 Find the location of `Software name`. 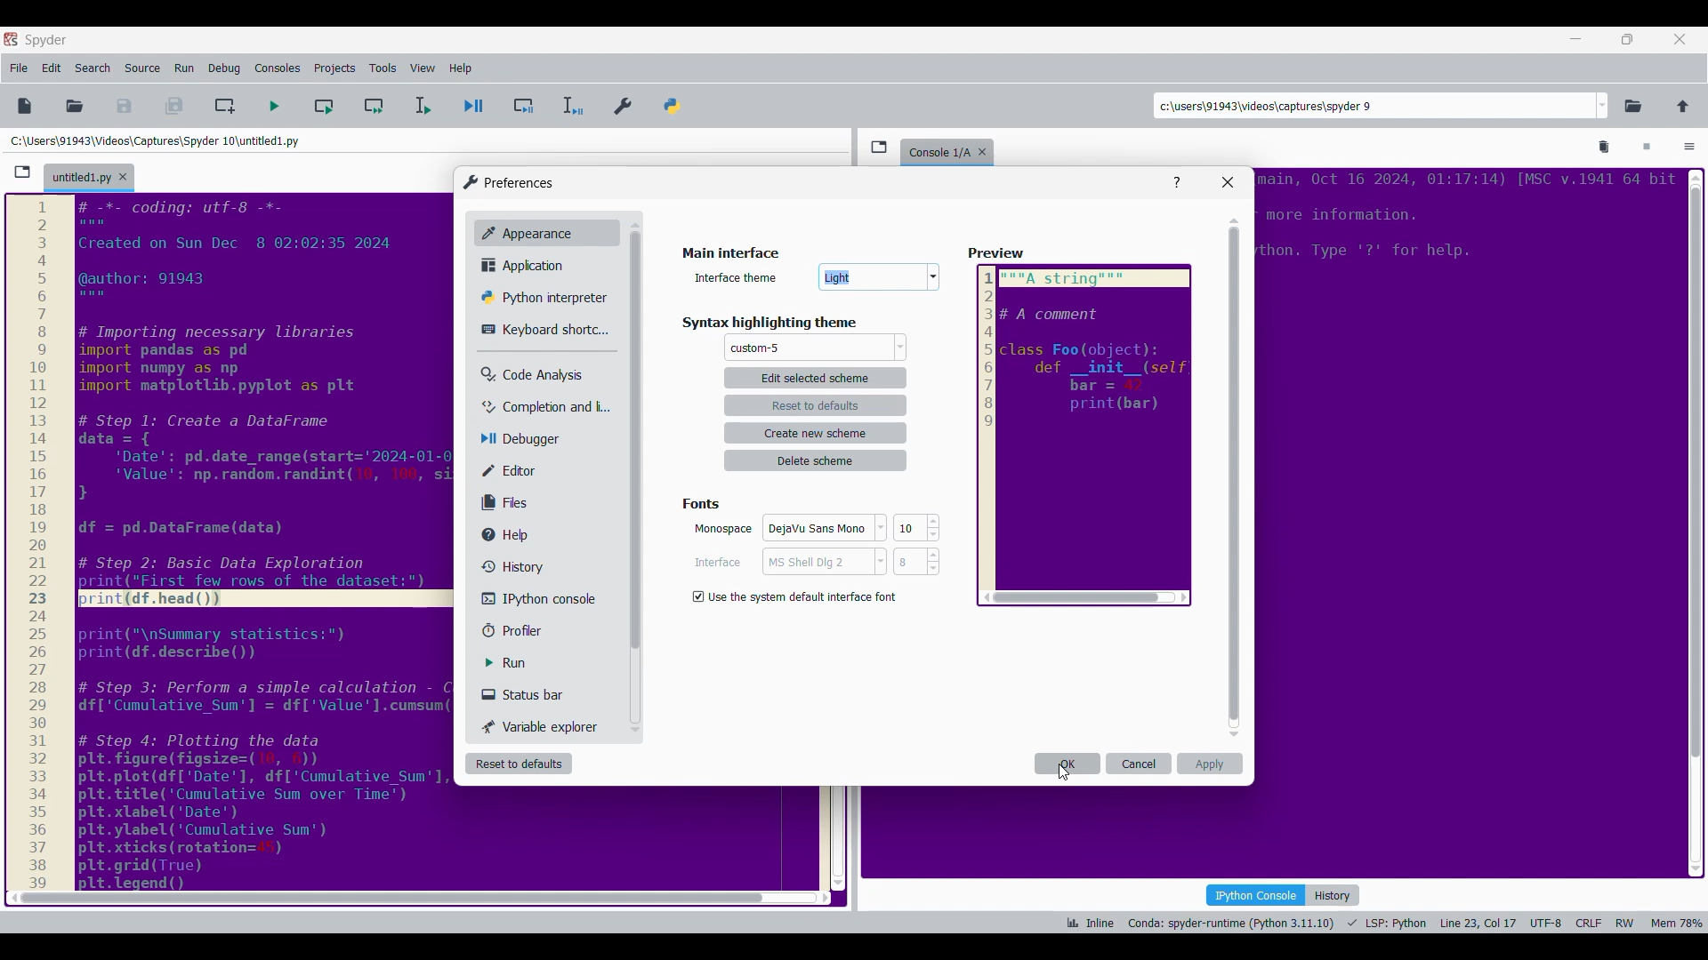

Software name is located at coordinates (46, 40).